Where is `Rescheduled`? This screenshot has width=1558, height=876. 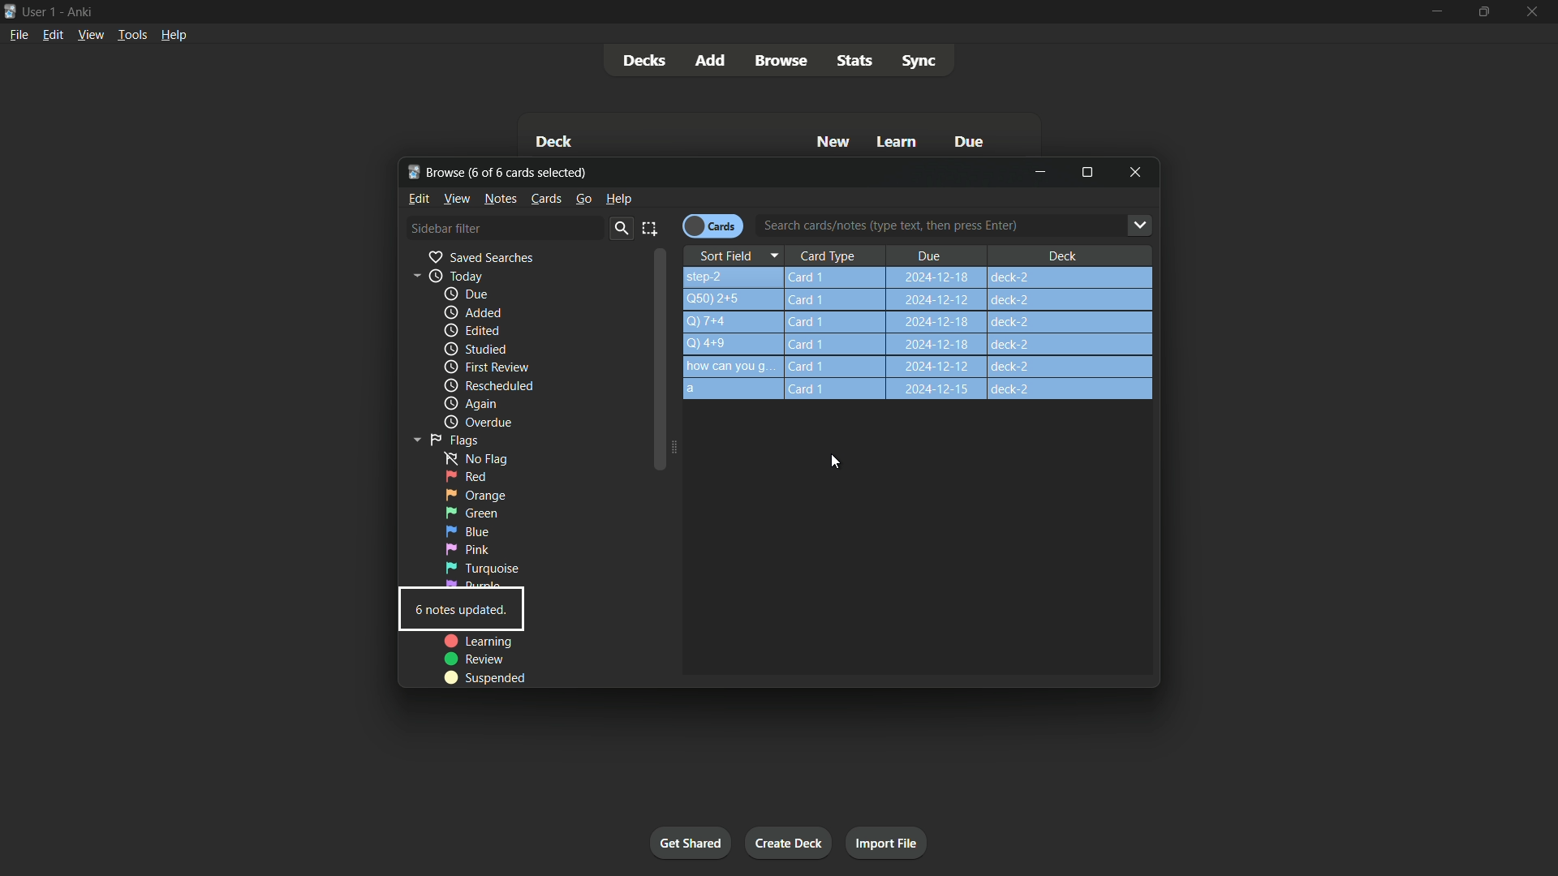 Rescheduled is located at coordinates (488, 386).